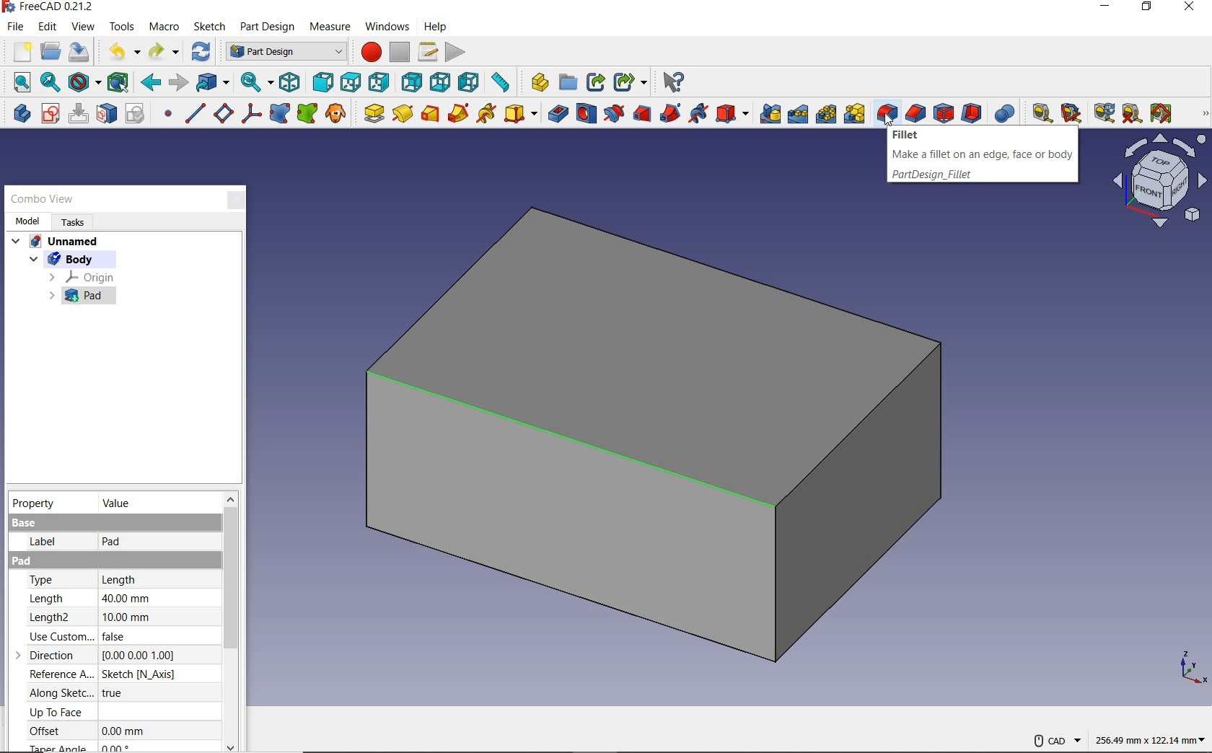  I want to click on create multitransform, so click(853, 115).